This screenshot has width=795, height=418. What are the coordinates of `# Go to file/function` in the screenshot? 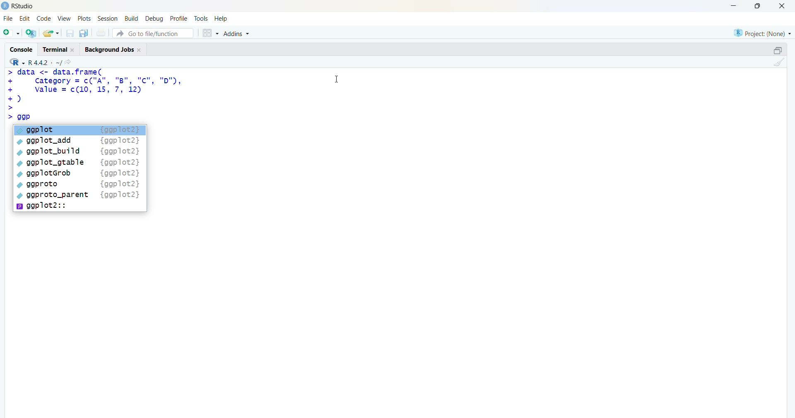 It's located at (153, 33).